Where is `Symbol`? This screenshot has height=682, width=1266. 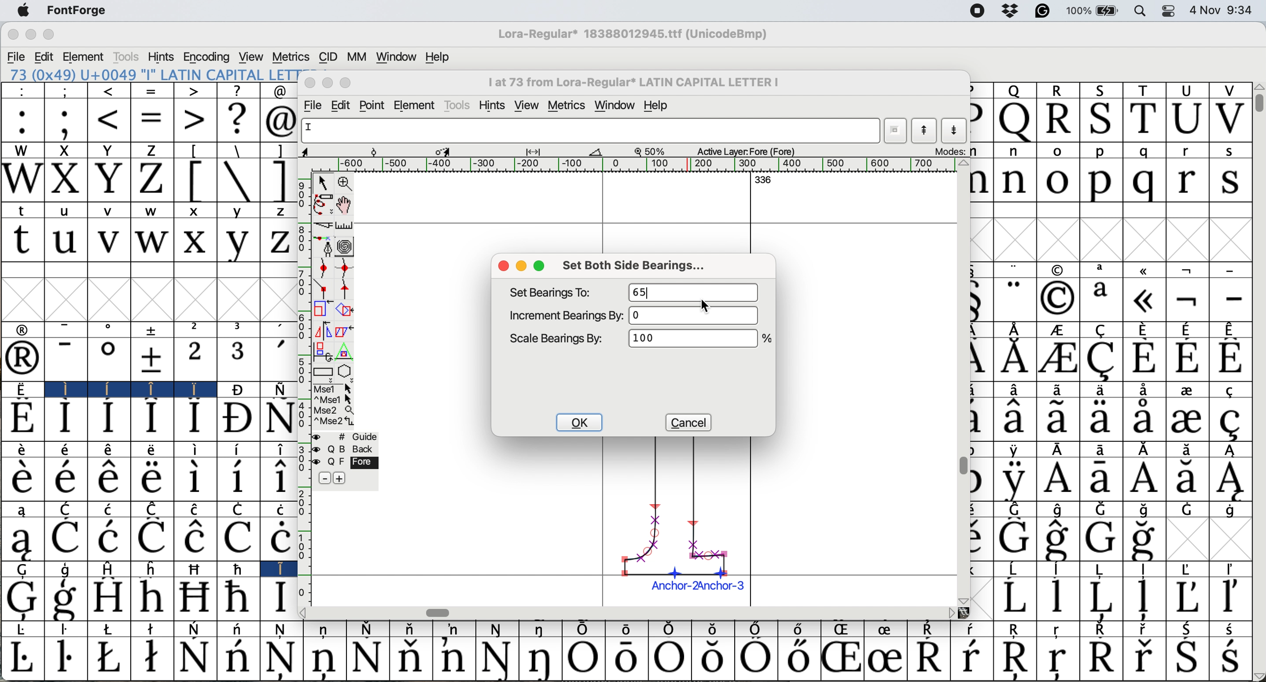
Symbol is located at coordinates (1188, 359).